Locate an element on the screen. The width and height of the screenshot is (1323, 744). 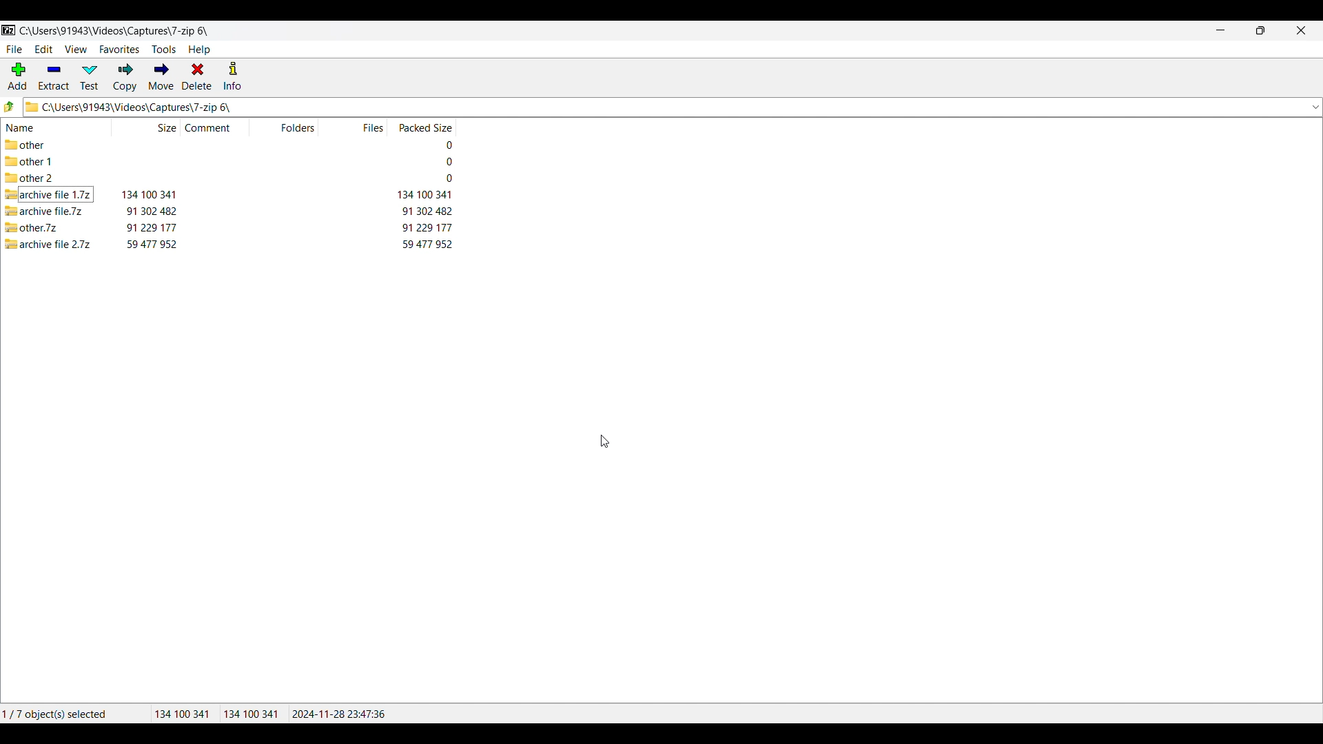
Delete is located at coordinates (197, 76).